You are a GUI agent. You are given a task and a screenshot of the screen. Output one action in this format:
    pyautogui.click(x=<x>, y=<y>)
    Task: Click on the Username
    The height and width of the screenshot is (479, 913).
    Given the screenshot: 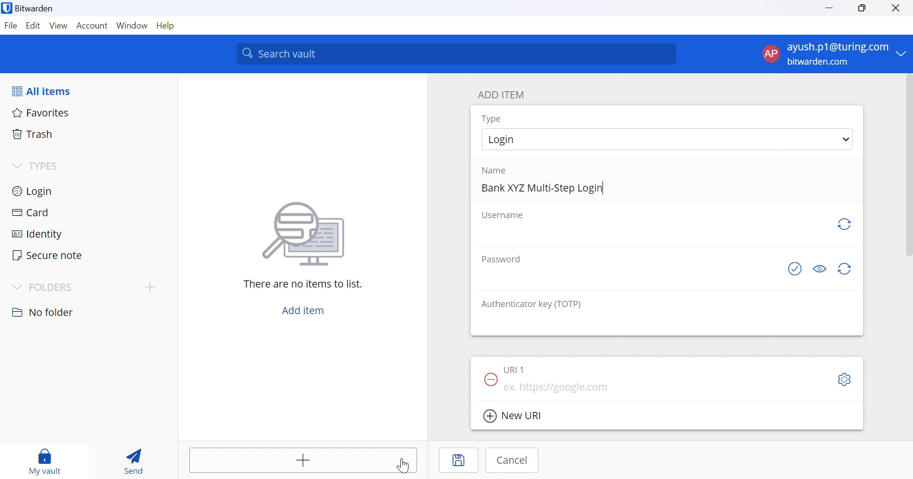 What is the action you would take?
    pyautogui.click(x=504, y=215)
    